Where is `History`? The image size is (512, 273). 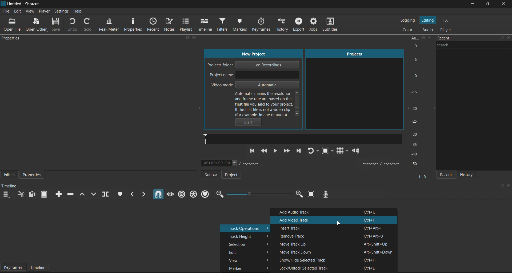
History is located at coordinates (282, 24).